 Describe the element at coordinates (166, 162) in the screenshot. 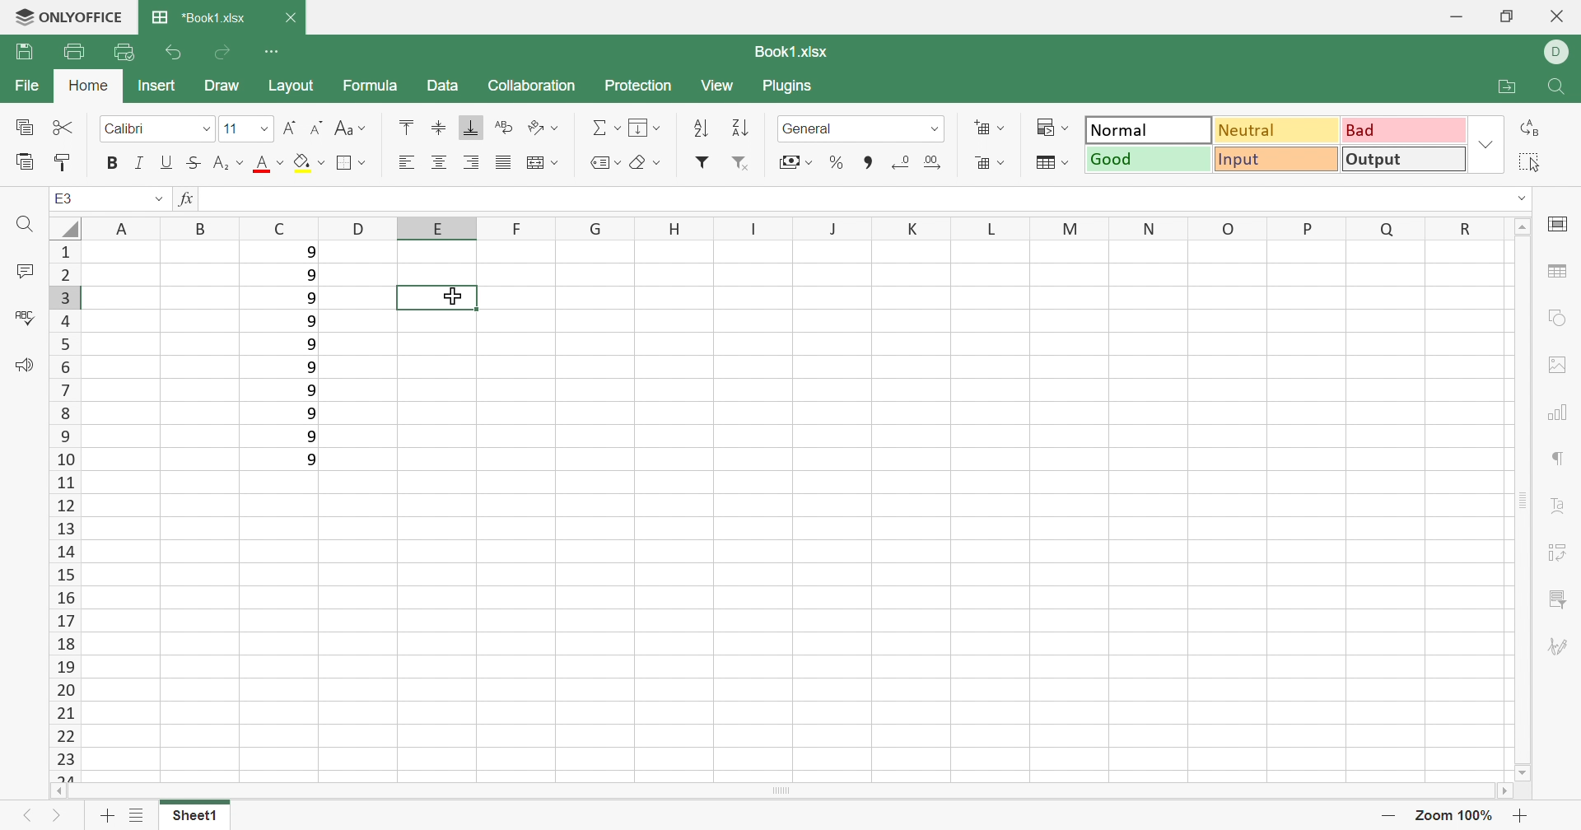

I see `Underline` at that location.